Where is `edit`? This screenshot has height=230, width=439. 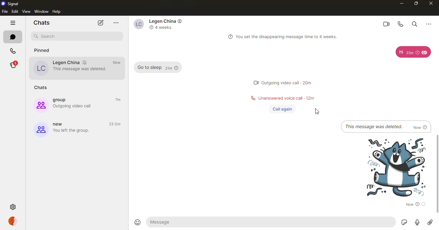 edit is located at coordinates (15, 12).